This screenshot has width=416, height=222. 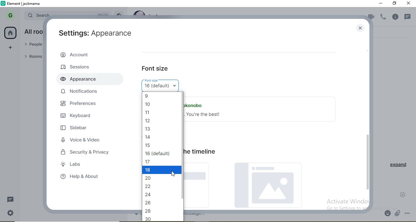 I want to click on 16 (default), so click(x=160, y=153).